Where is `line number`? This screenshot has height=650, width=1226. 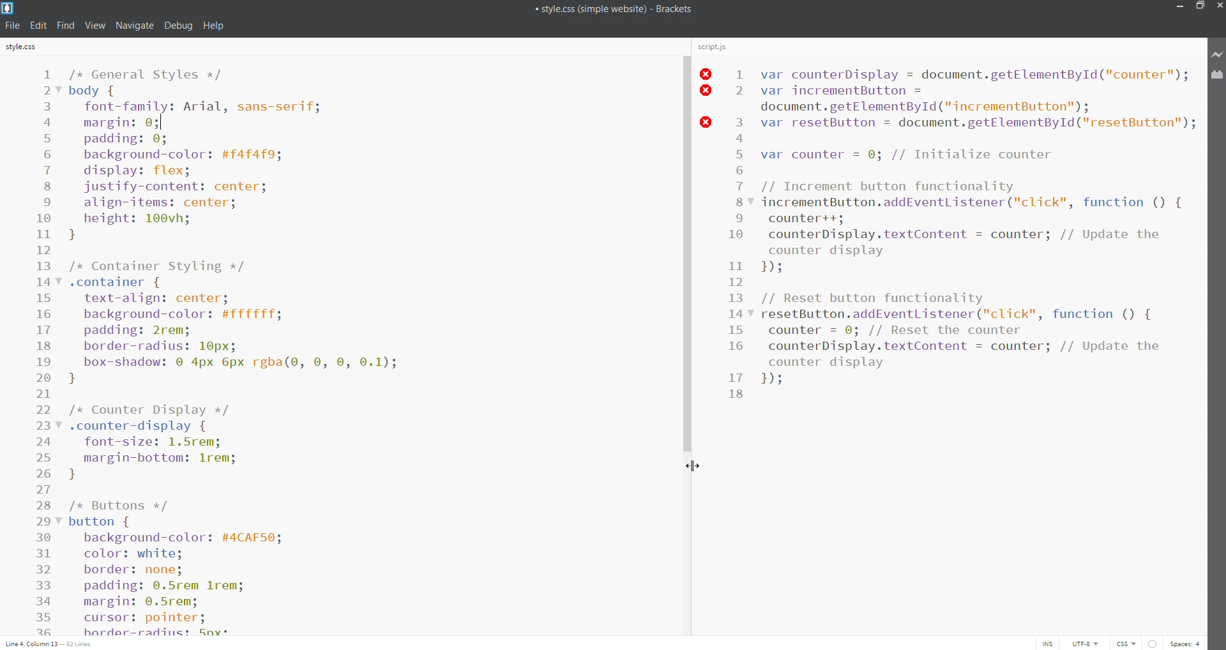
line number is located at coordinates (736, 231).